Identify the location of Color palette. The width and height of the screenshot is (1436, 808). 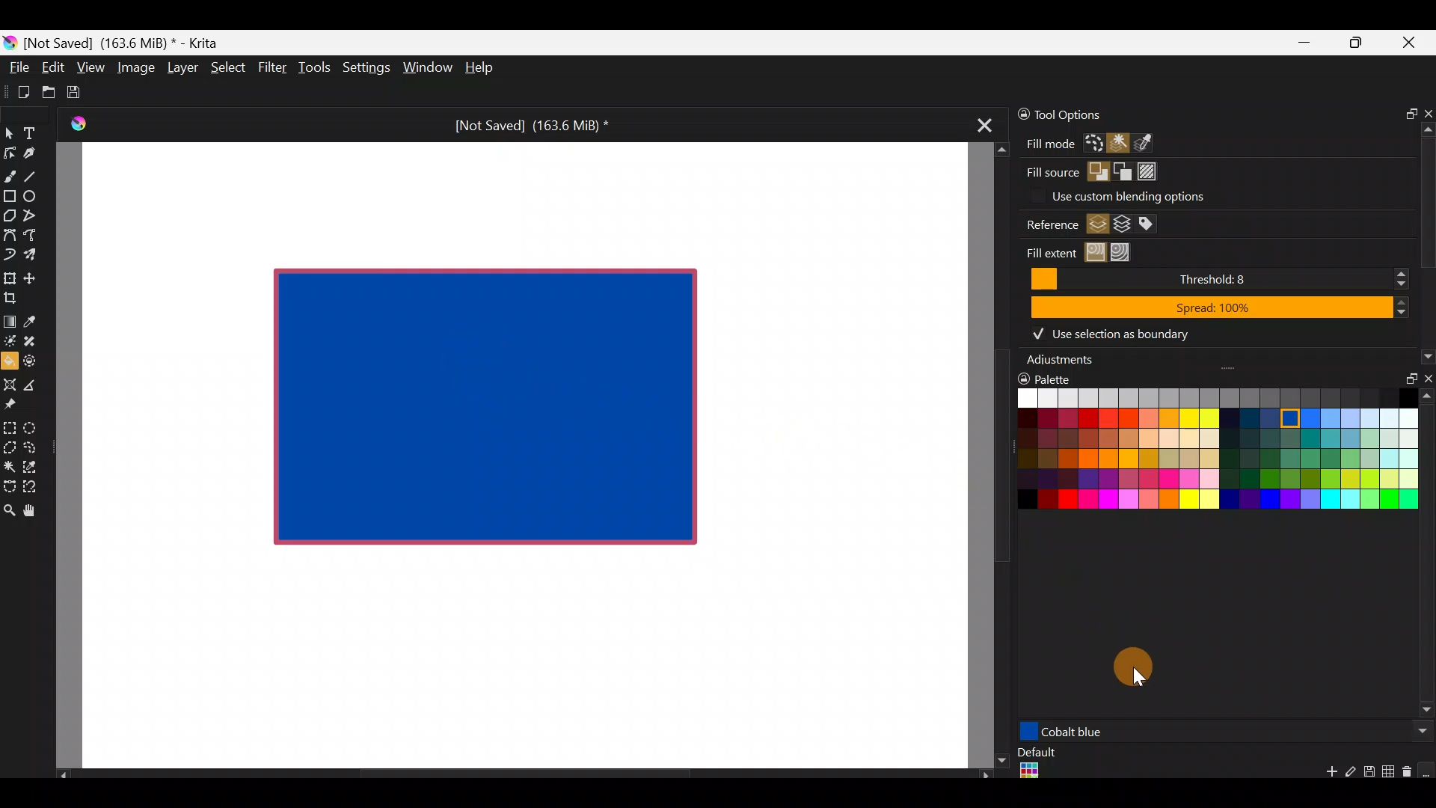
(1205, 462).